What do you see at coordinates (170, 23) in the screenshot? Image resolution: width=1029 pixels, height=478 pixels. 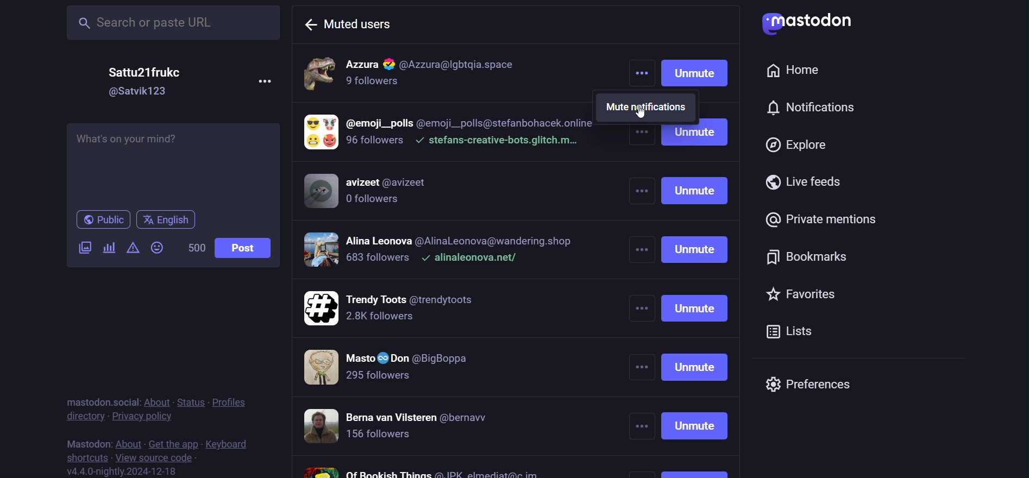 I see `search` at bounding box center [170, 23].